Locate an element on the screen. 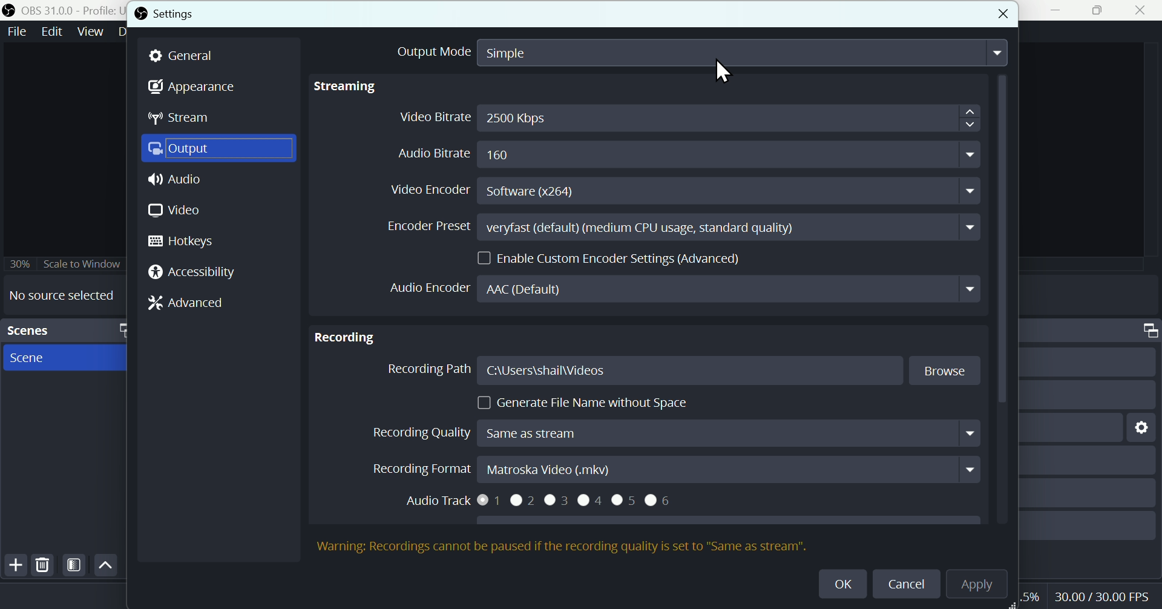  close tab is located at coordinates (1000, 16).